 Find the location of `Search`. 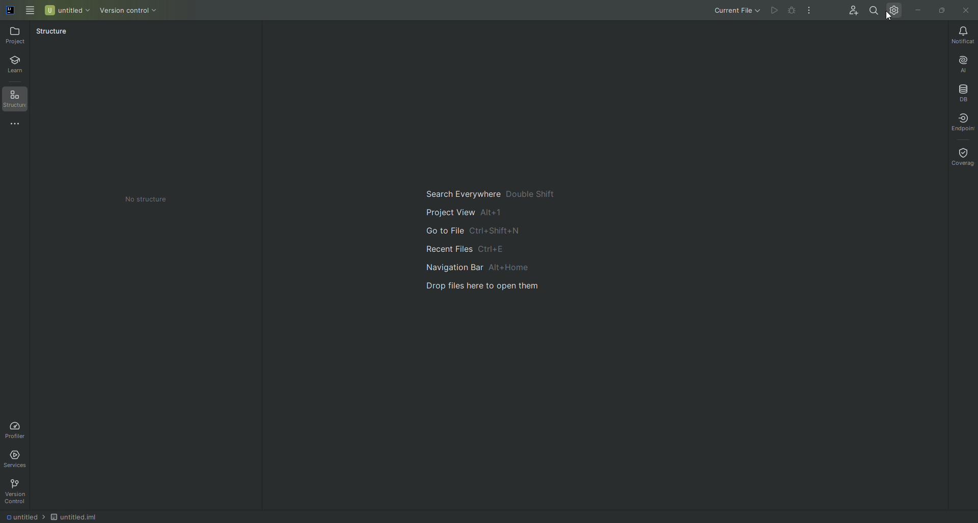

Search is located at coordinates (873, 10).